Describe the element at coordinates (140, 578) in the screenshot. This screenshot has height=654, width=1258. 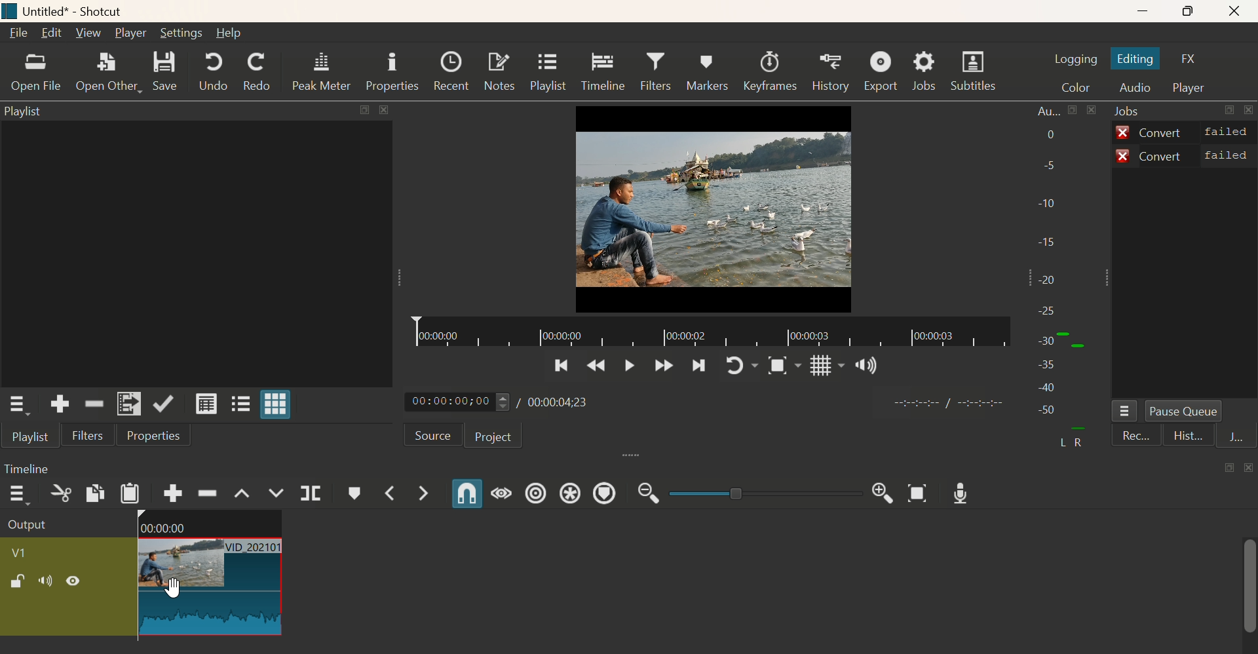
I see `Clip` at that location.